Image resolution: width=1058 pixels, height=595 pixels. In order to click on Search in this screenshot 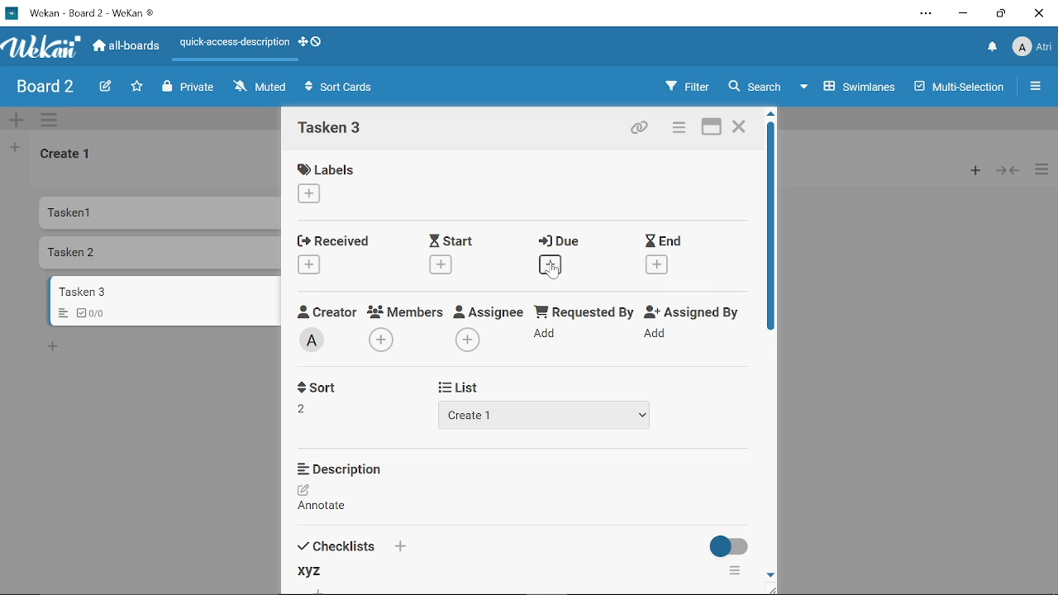, I will do `click(755, 87)`.